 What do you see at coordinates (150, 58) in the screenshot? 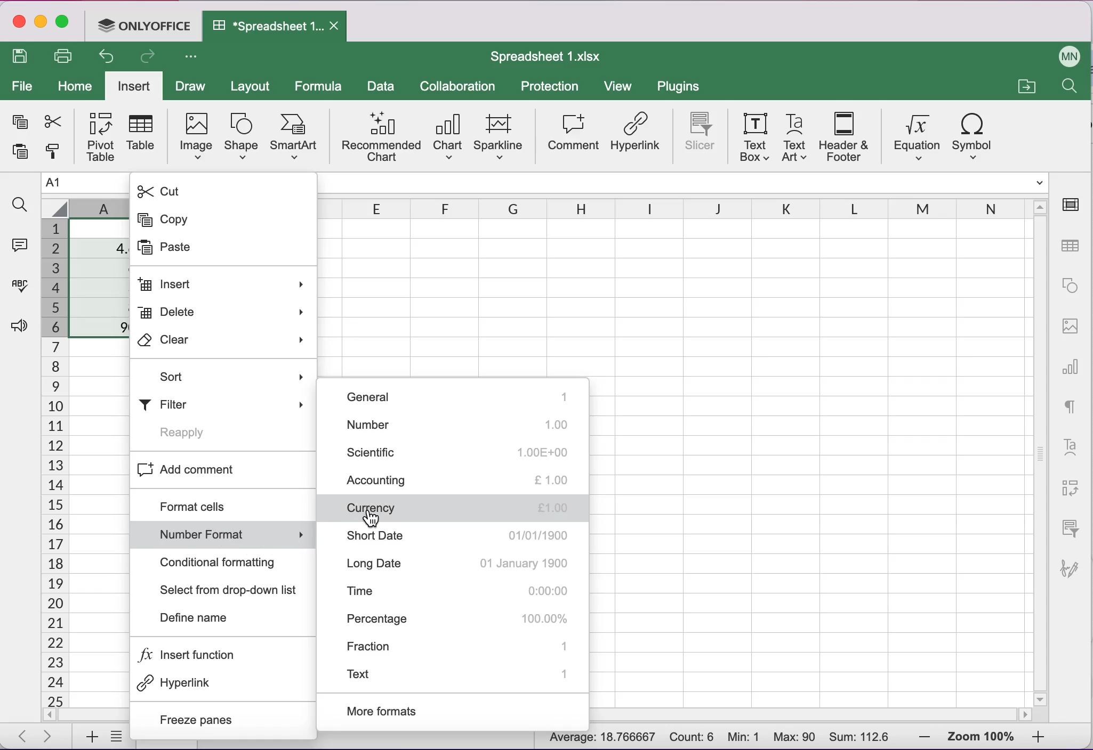
I see `redo` at bounding box center [150, 58].